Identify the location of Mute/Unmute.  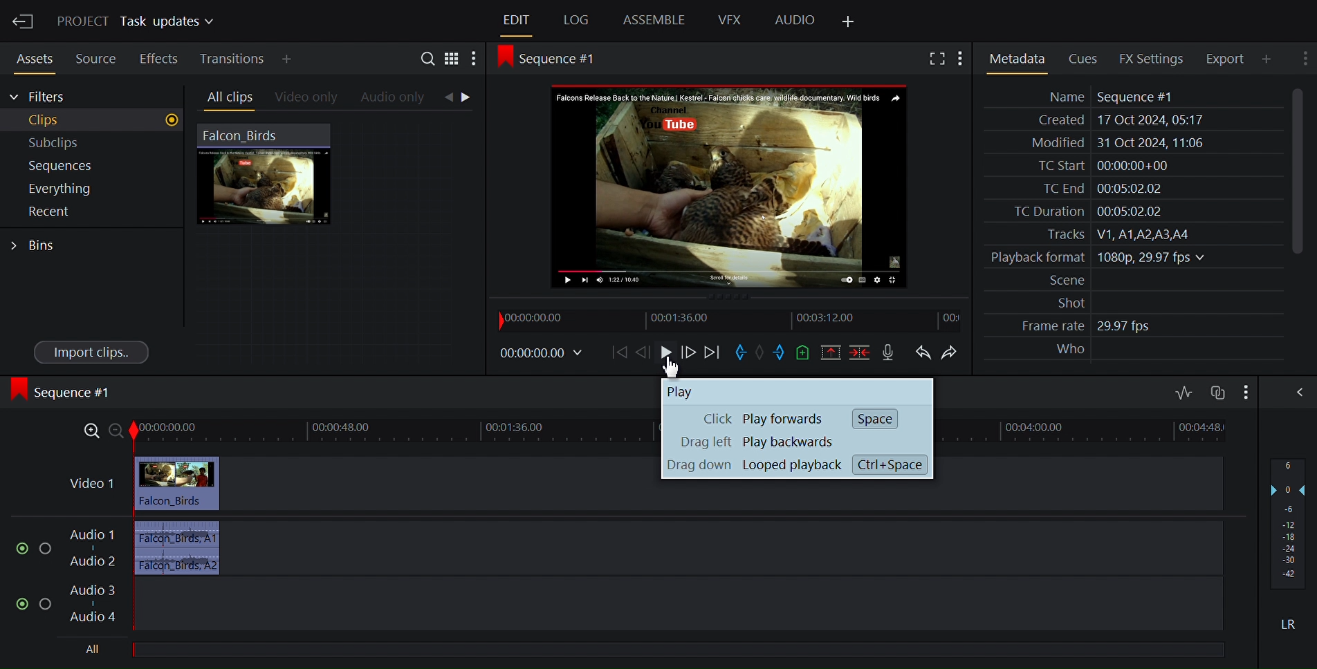
(17, 545).